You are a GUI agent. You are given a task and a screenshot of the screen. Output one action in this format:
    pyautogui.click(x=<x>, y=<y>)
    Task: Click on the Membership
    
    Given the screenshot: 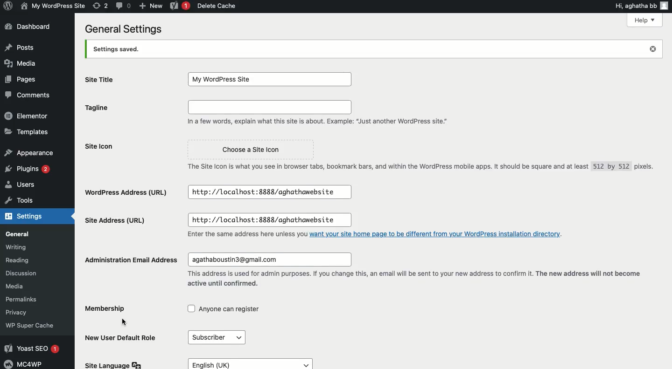 What is the action you would take?
    pyautogui.click(x=110, y=308)
    